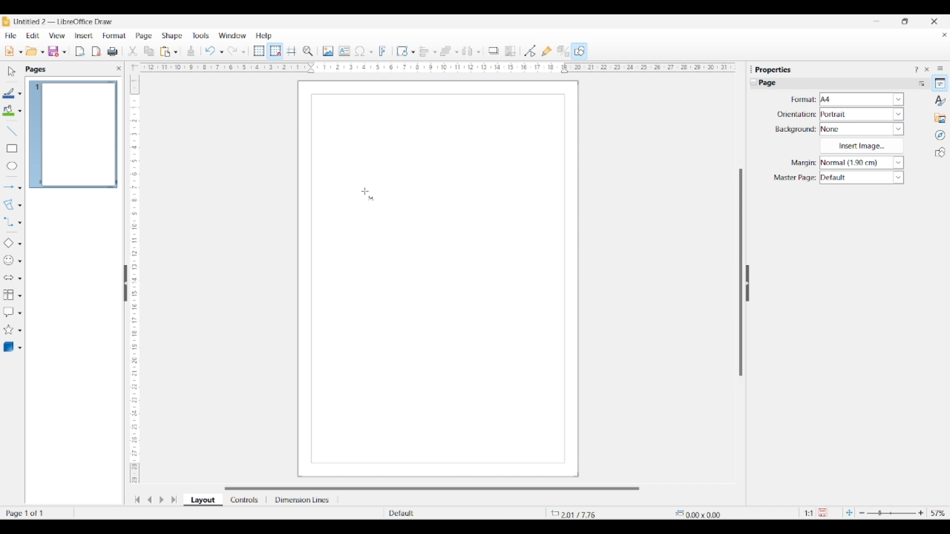 This screenshot has height=534, width=950. Describe the element at coordinates (10, 36) in the screenshot. I see `File` at that location.